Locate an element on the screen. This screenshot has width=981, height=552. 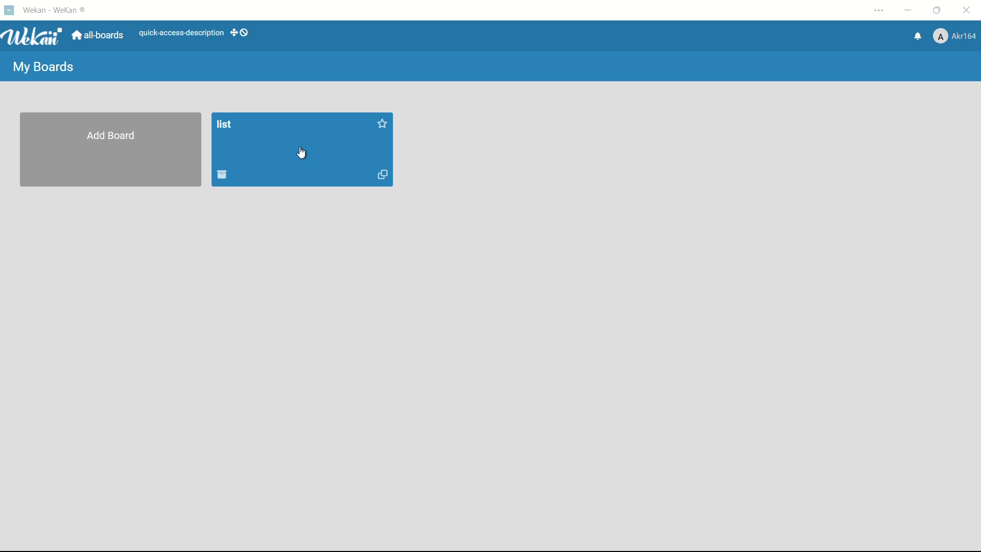
maximize is located at coordinates (937, 11).